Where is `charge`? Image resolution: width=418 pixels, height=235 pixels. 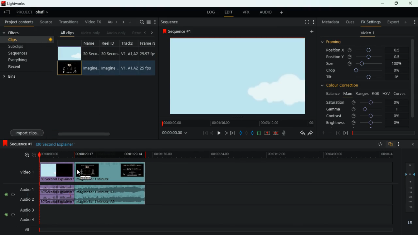
charge is located at coordinates (259, 133).